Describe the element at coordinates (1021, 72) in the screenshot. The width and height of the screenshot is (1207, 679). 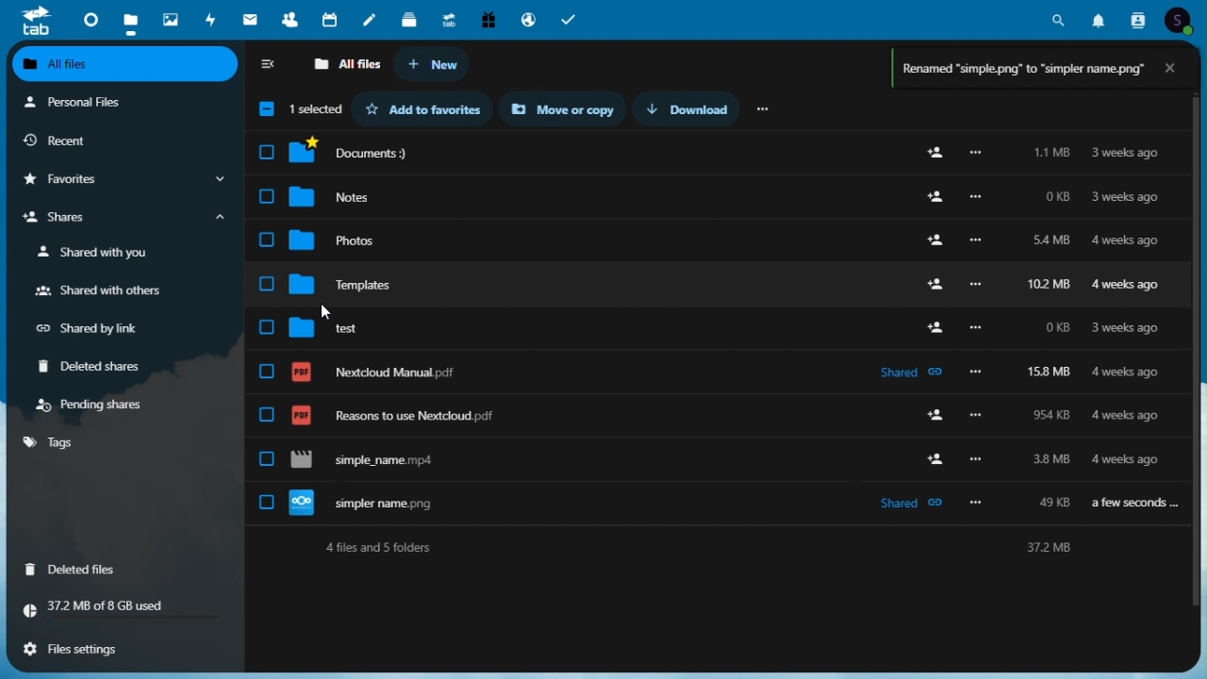
I see `file rename confirmation` at that location.